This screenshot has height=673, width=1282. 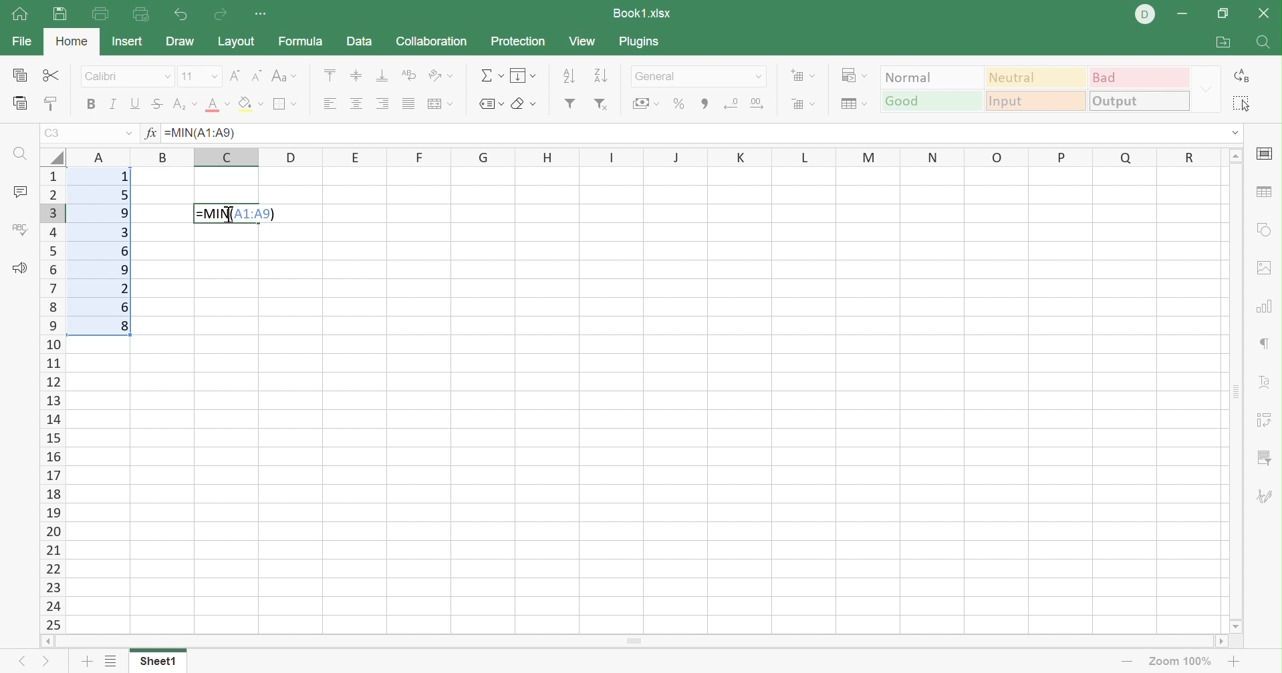 What do you see at coordinates (1265, 15) in the screenshot?
I see `Close` at bounding box center [1265, 15].